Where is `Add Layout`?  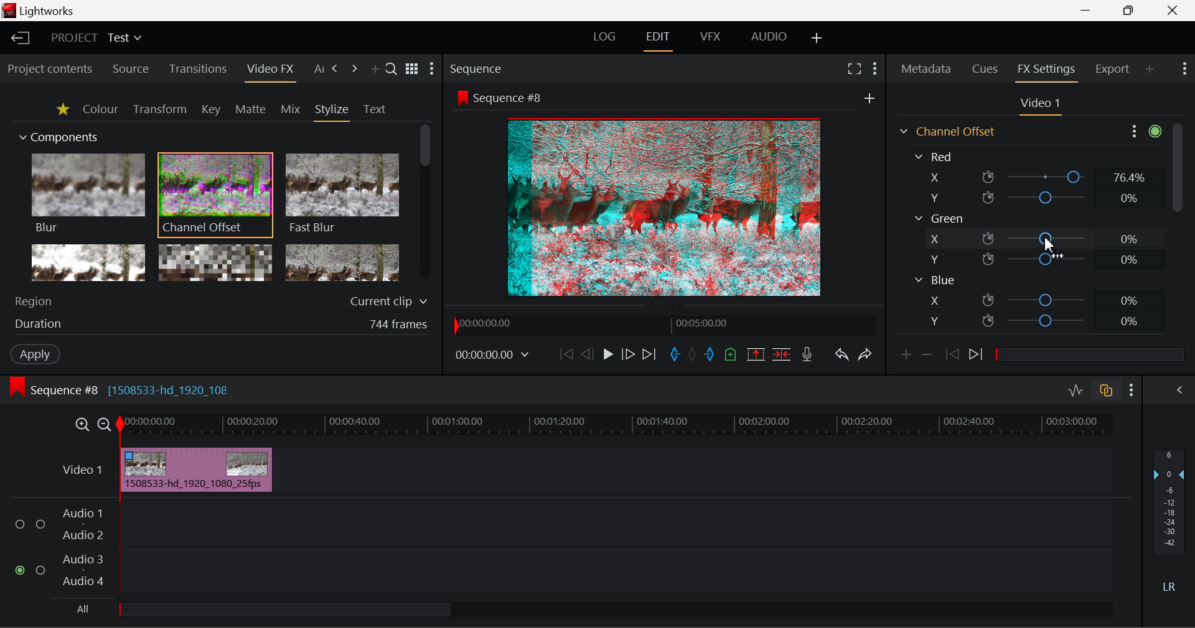
Add Layout is located at coordinates (817, 40).